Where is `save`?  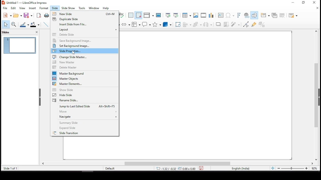
save is located at coordinates (203, 168).